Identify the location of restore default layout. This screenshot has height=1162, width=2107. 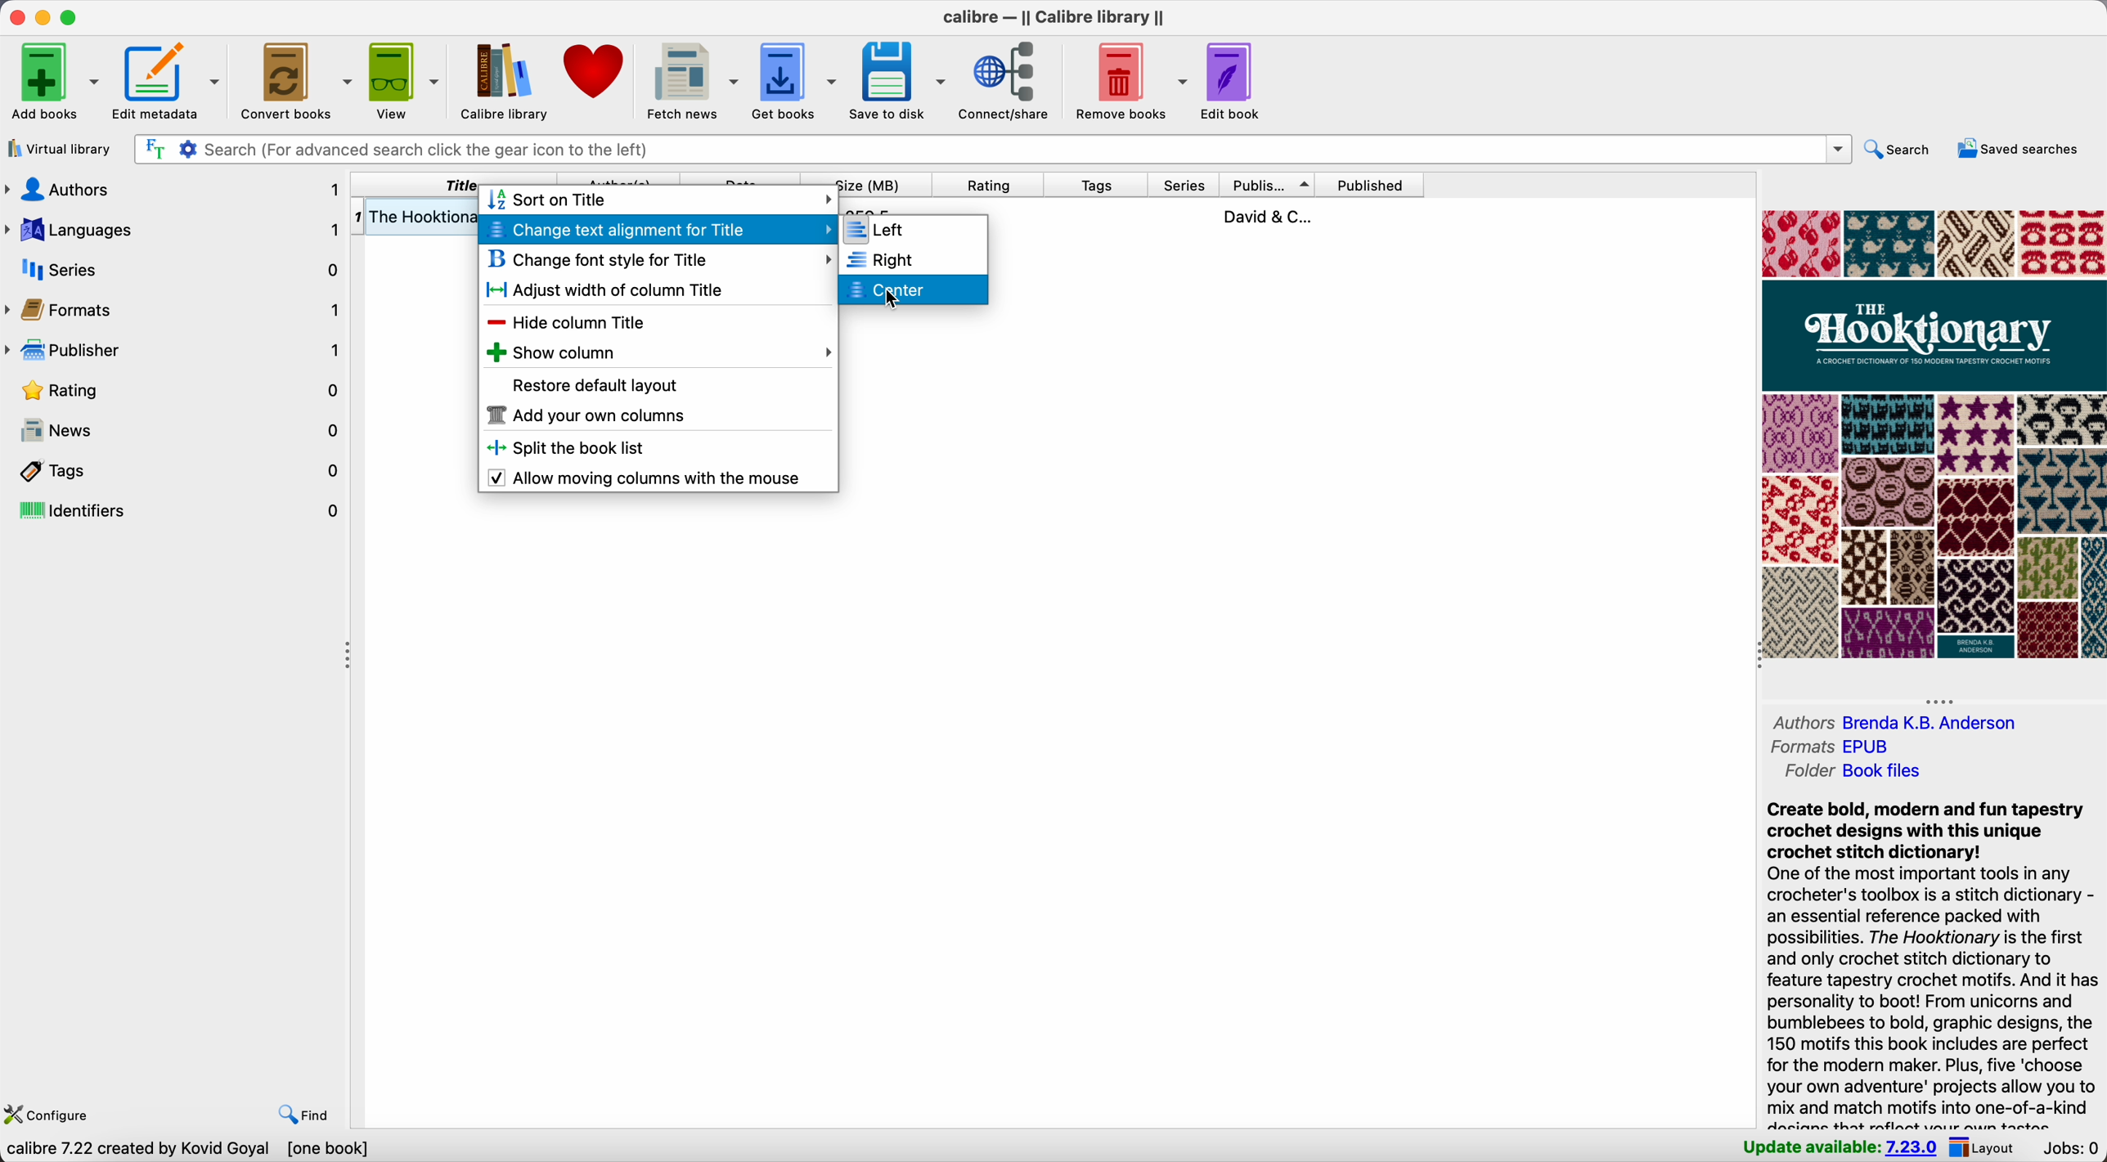
(597, 384).